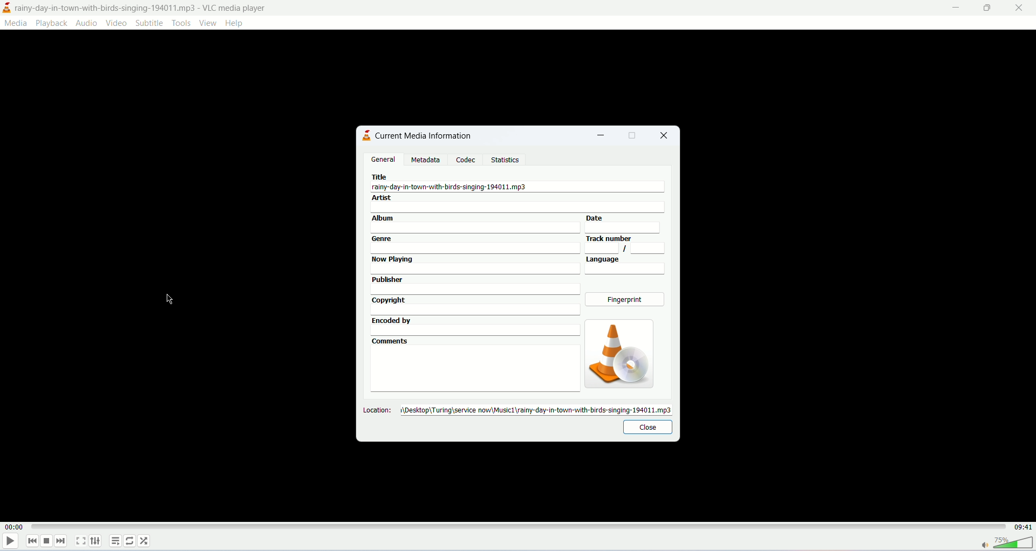  I want to click on play/pause, so click(9, 543).